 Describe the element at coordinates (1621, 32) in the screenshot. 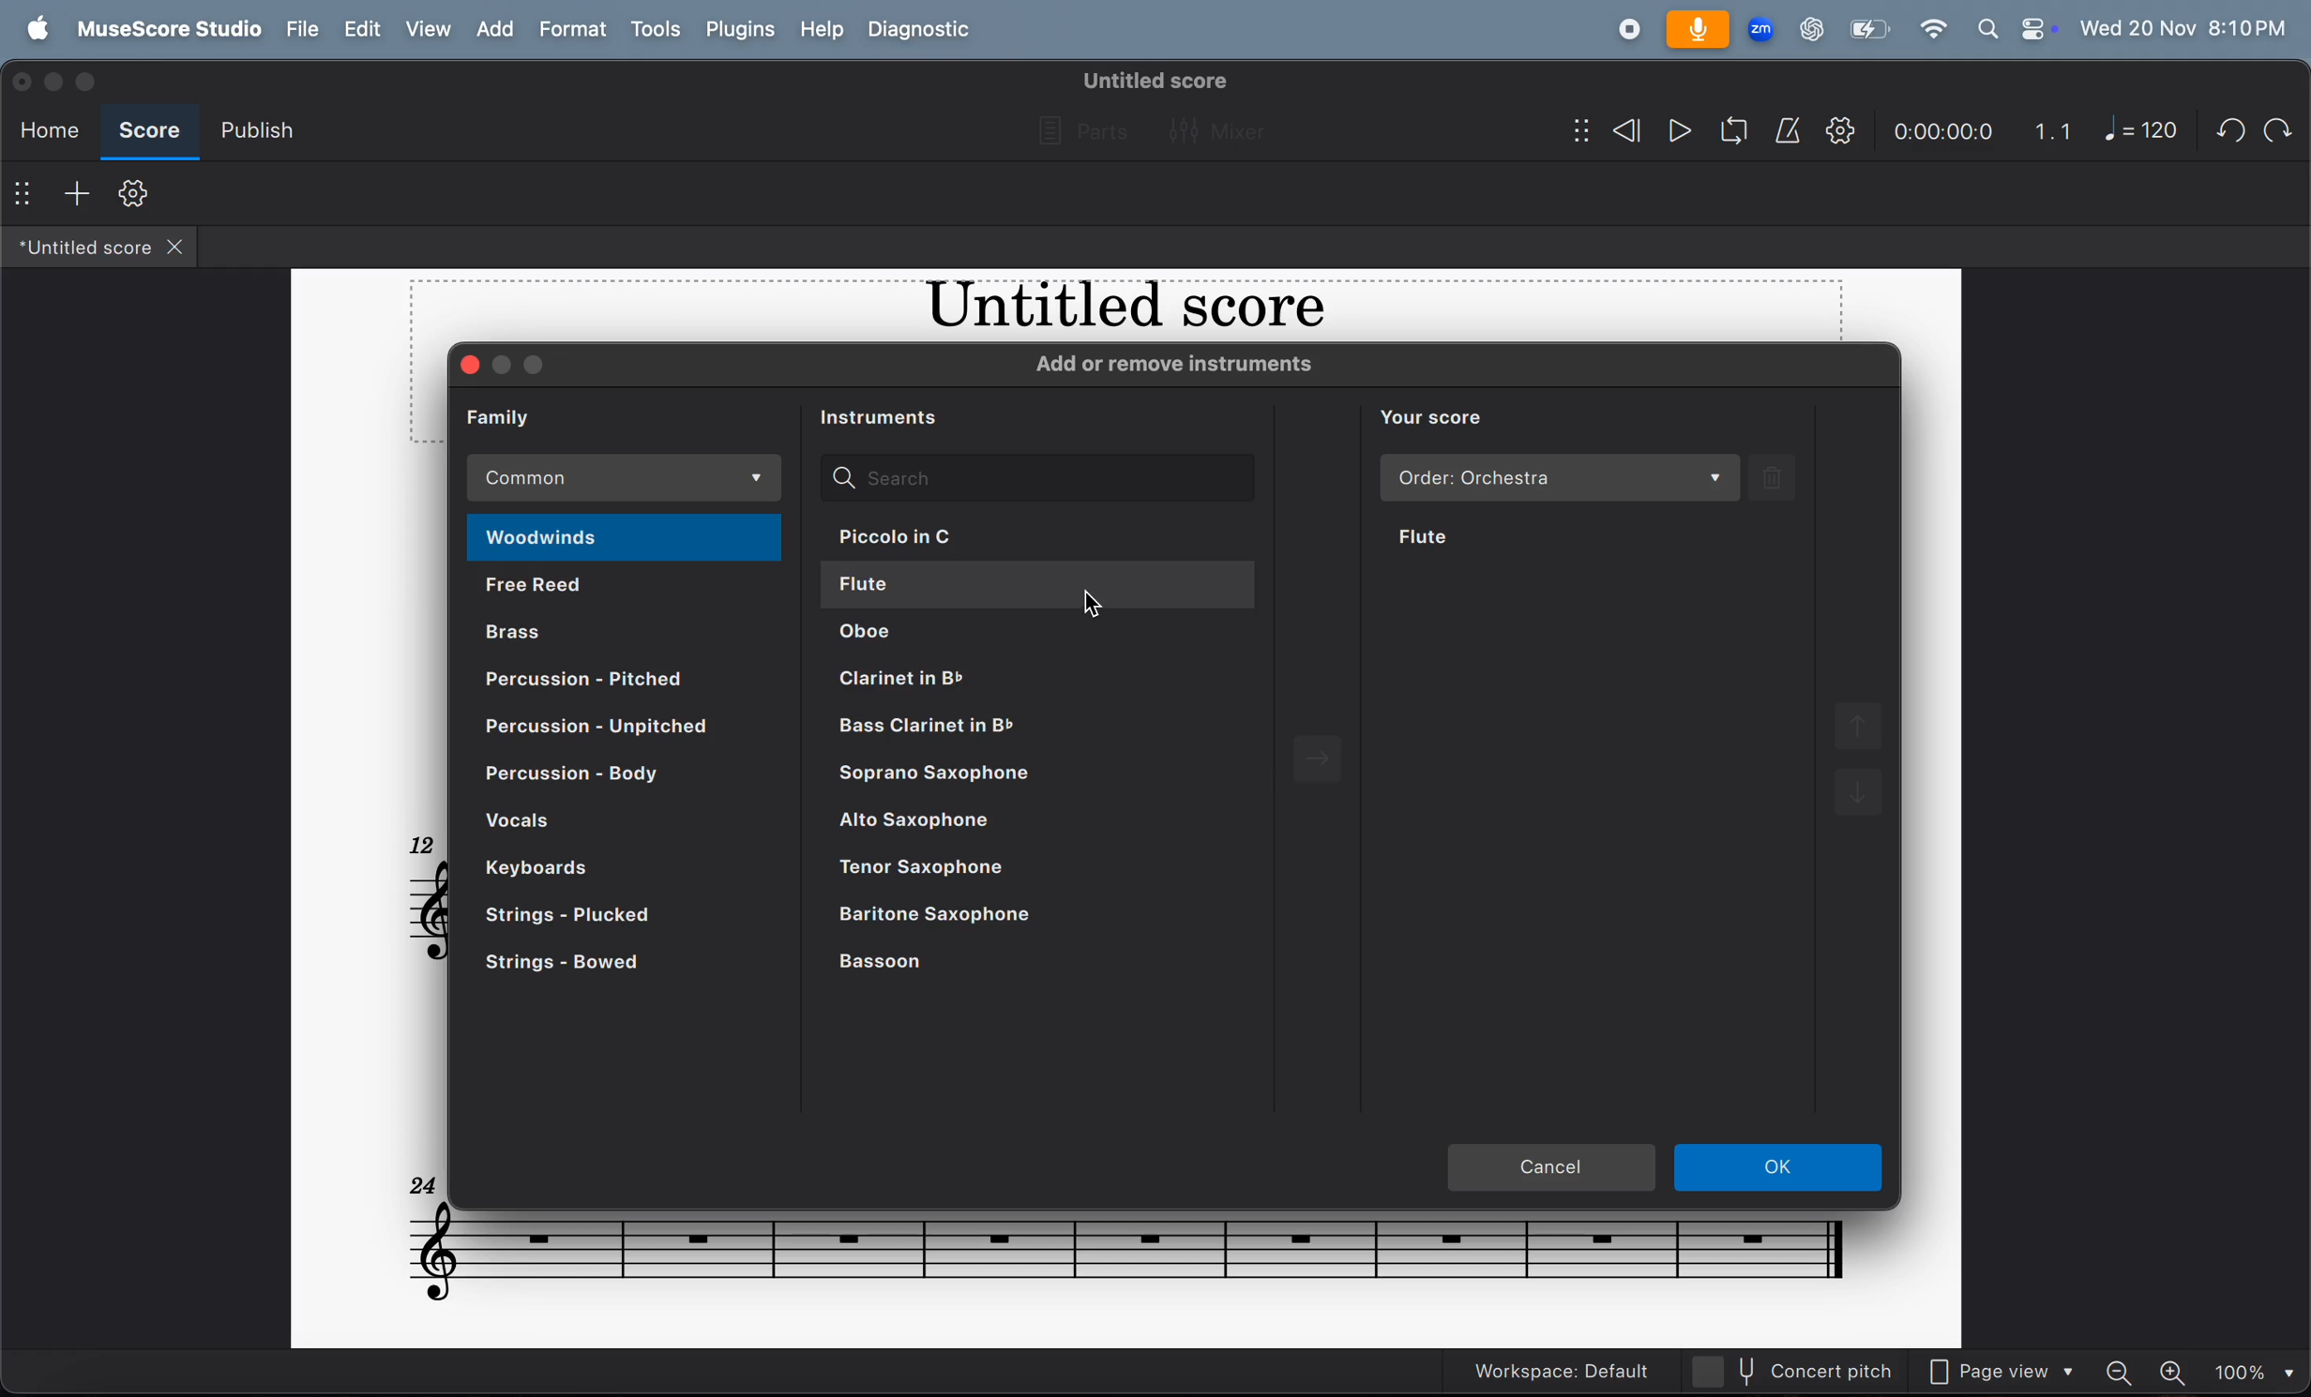

I see `record` at that location.